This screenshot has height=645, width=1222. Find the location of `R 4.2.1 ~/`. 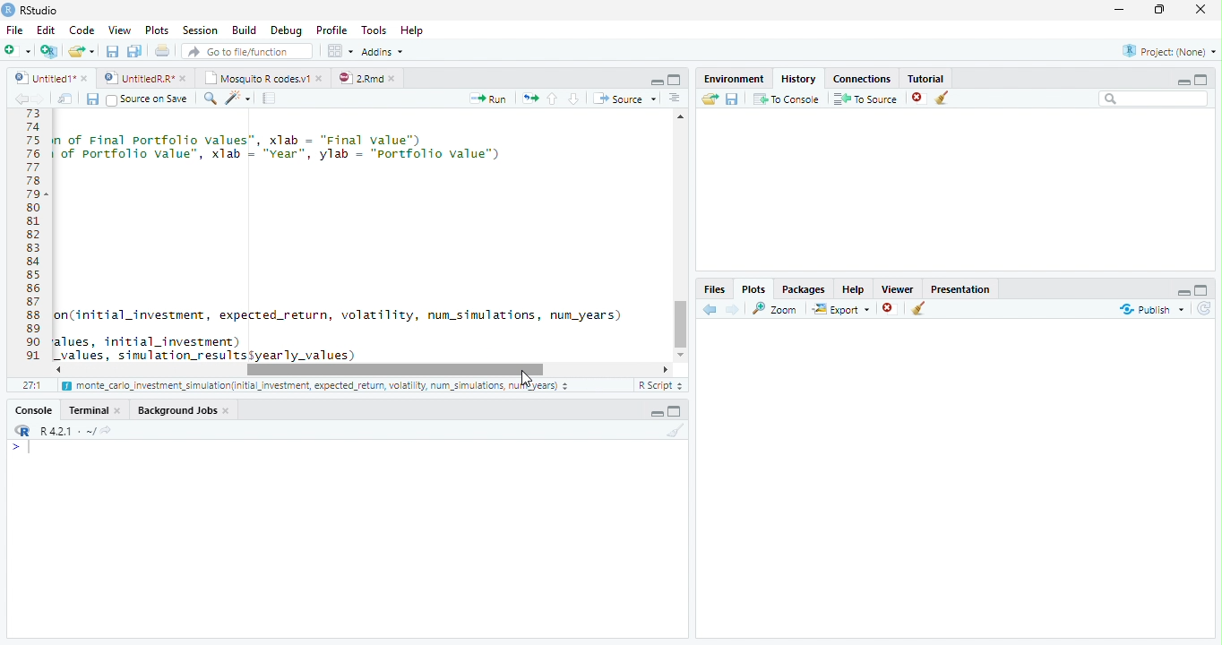

R 4.2.1 ~/ is located at coordinates (60, 429).